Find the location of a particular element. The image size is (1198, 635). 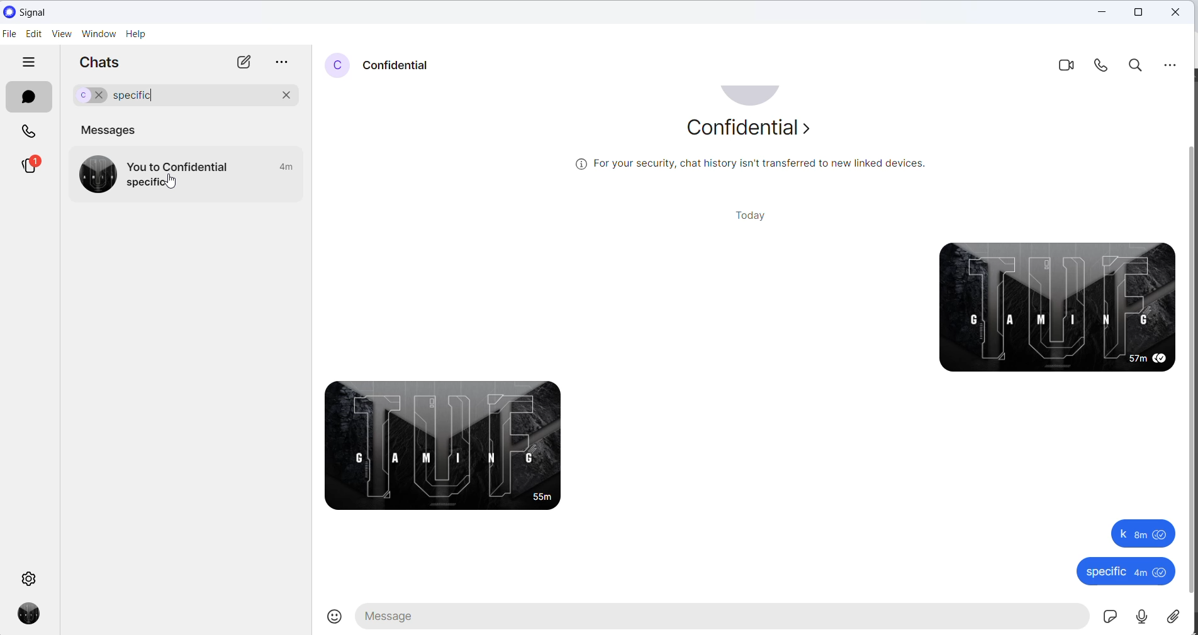

share attachment is located at coordinates (1181, 616).